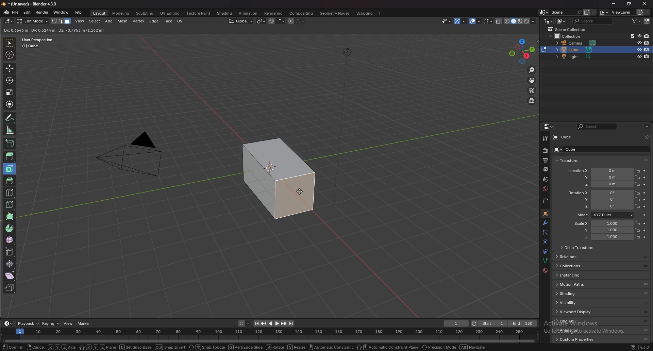 The height and width of the screenshot is (351, 653). Describe the element at coordinates (546, 170) in the screenshot. I see `view layer` at that location.